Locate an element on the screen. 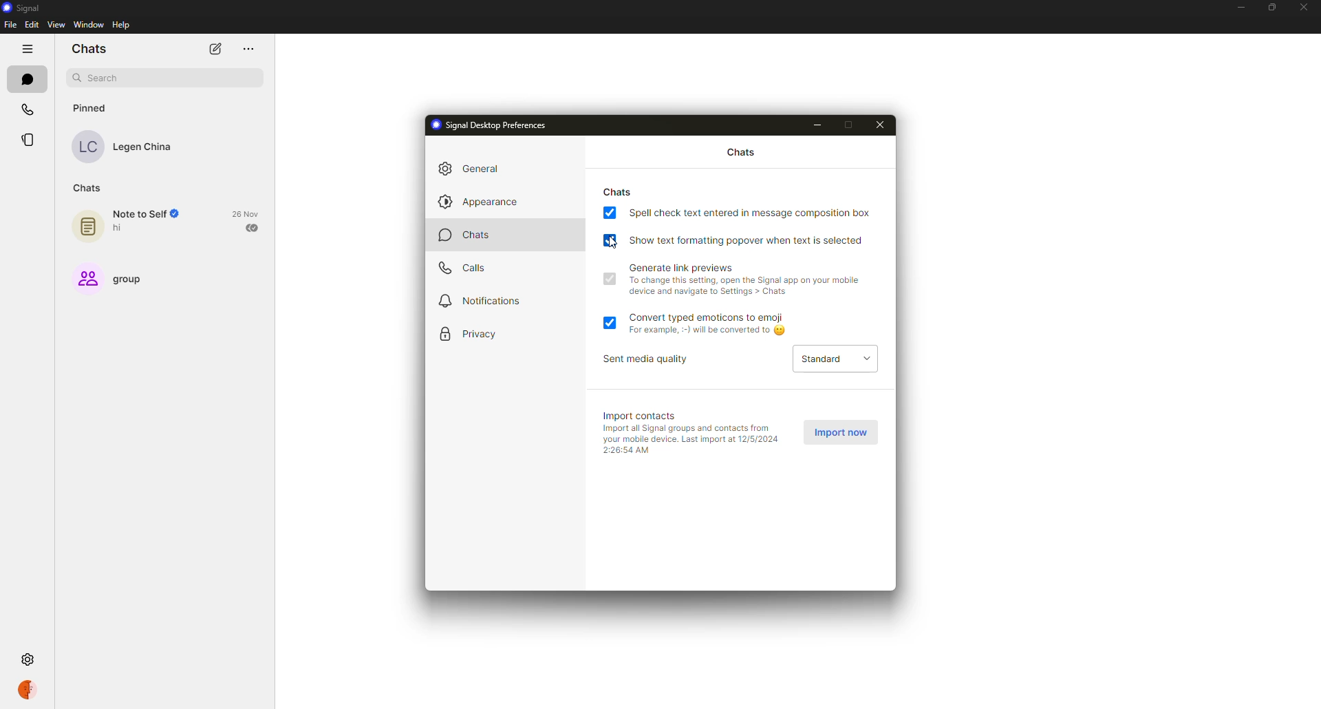  file is located at coordinates (10, 24).